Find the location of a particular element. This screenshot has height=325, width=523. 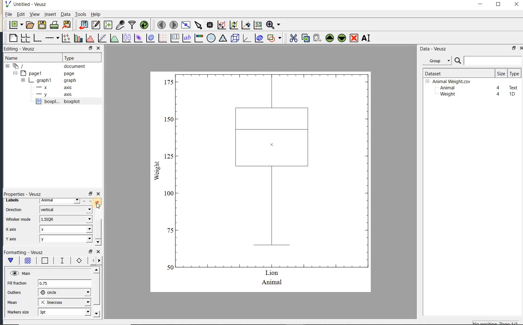

Untitled-Veusz is located at coordinates (28, 4).